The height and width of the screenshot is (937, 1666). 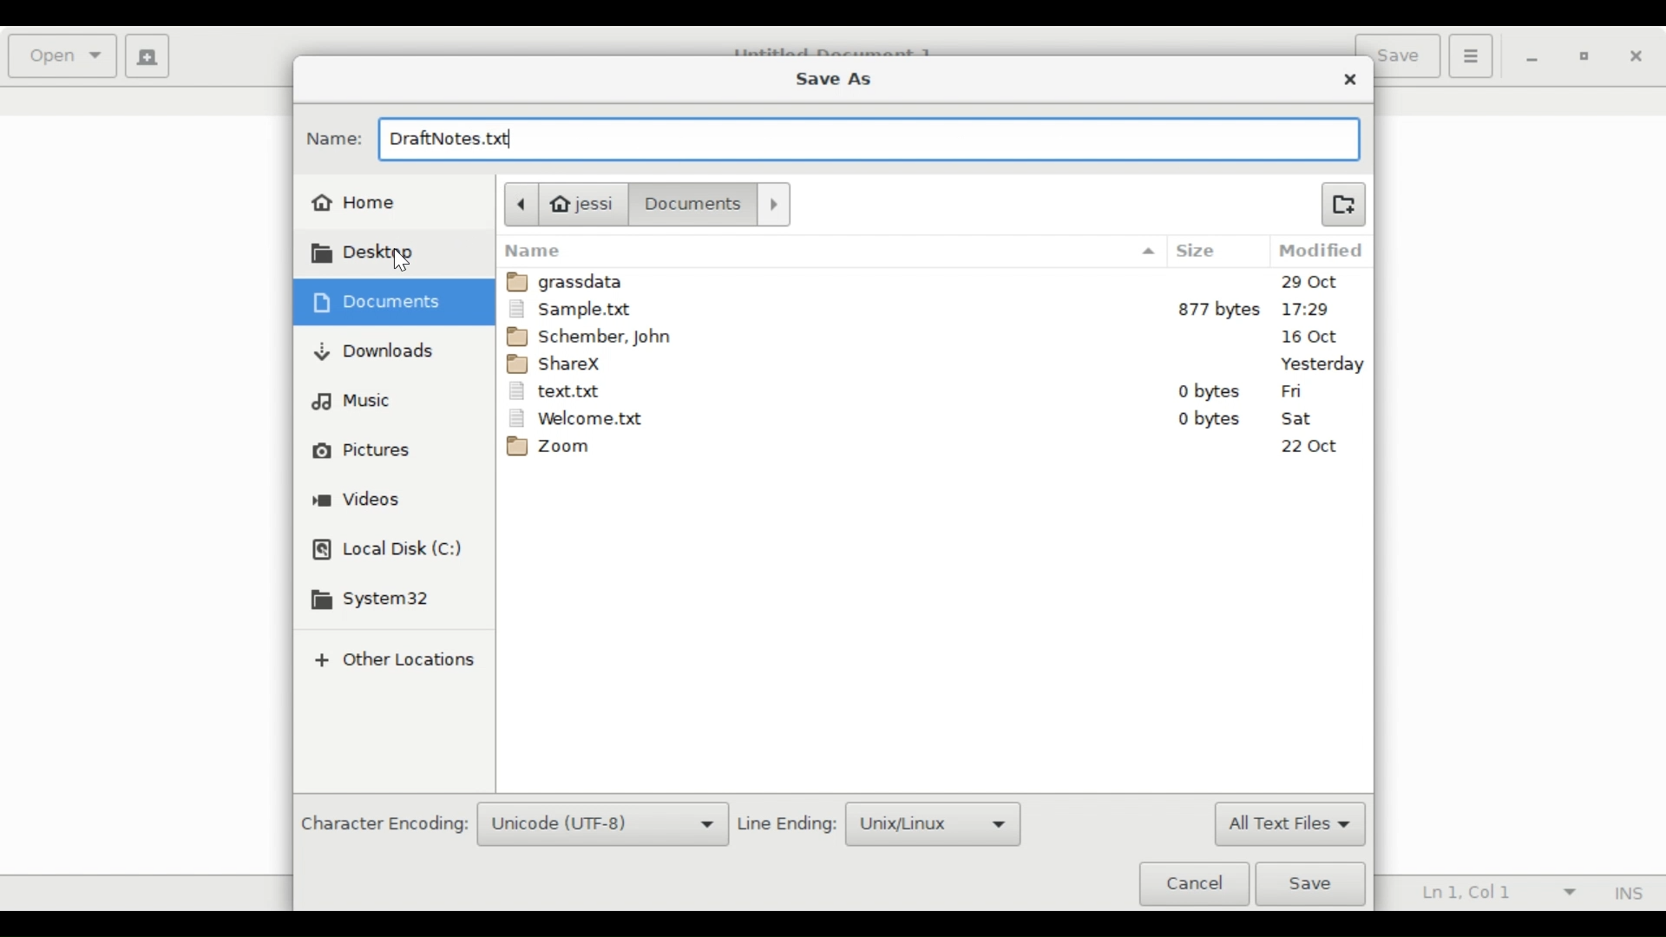 What do you see at coordinates (934, 309) in the screenshot?
I see `Sample.txt 877 bytes 17:29` at bounding box center [934, 309].